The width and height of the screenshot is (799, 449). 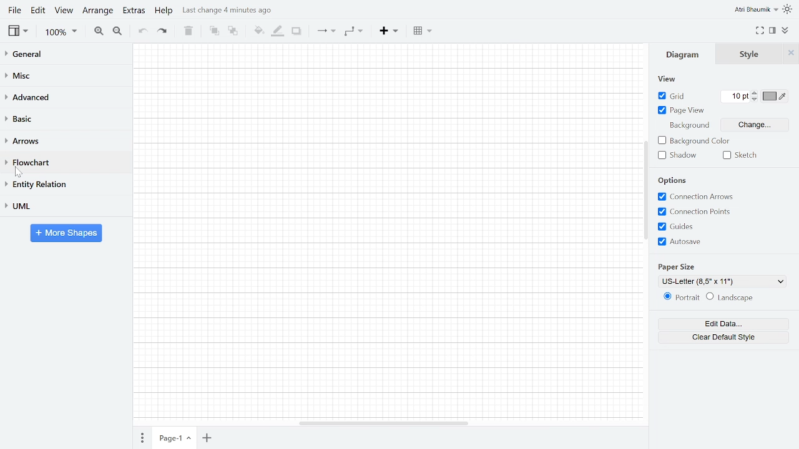 What do you see at coordinates (278, 31) in the screenshot?
I see `Fill line` at bounding box center [278, 31].